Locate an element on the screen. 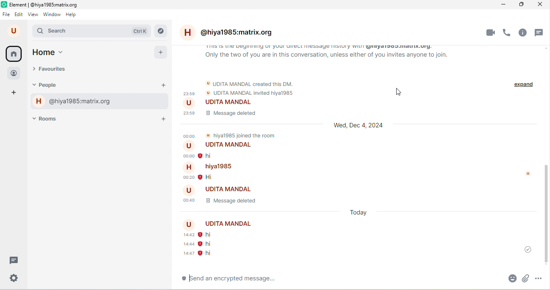 Image resolution: width=550 pixels, height=290 pixels. minimize is located at coordinates (499, 5).